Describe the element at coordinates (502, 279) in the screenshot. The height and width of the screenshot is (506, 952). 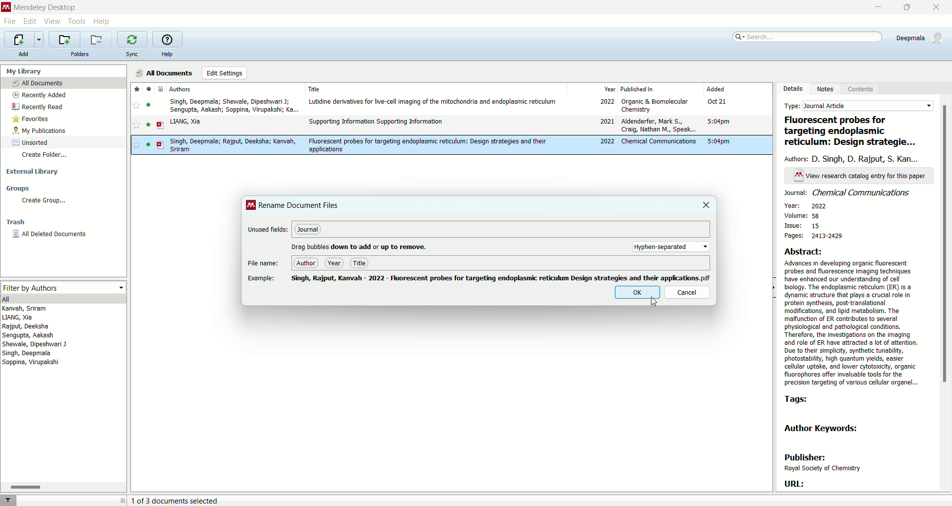
I see `PDF name` at that location.